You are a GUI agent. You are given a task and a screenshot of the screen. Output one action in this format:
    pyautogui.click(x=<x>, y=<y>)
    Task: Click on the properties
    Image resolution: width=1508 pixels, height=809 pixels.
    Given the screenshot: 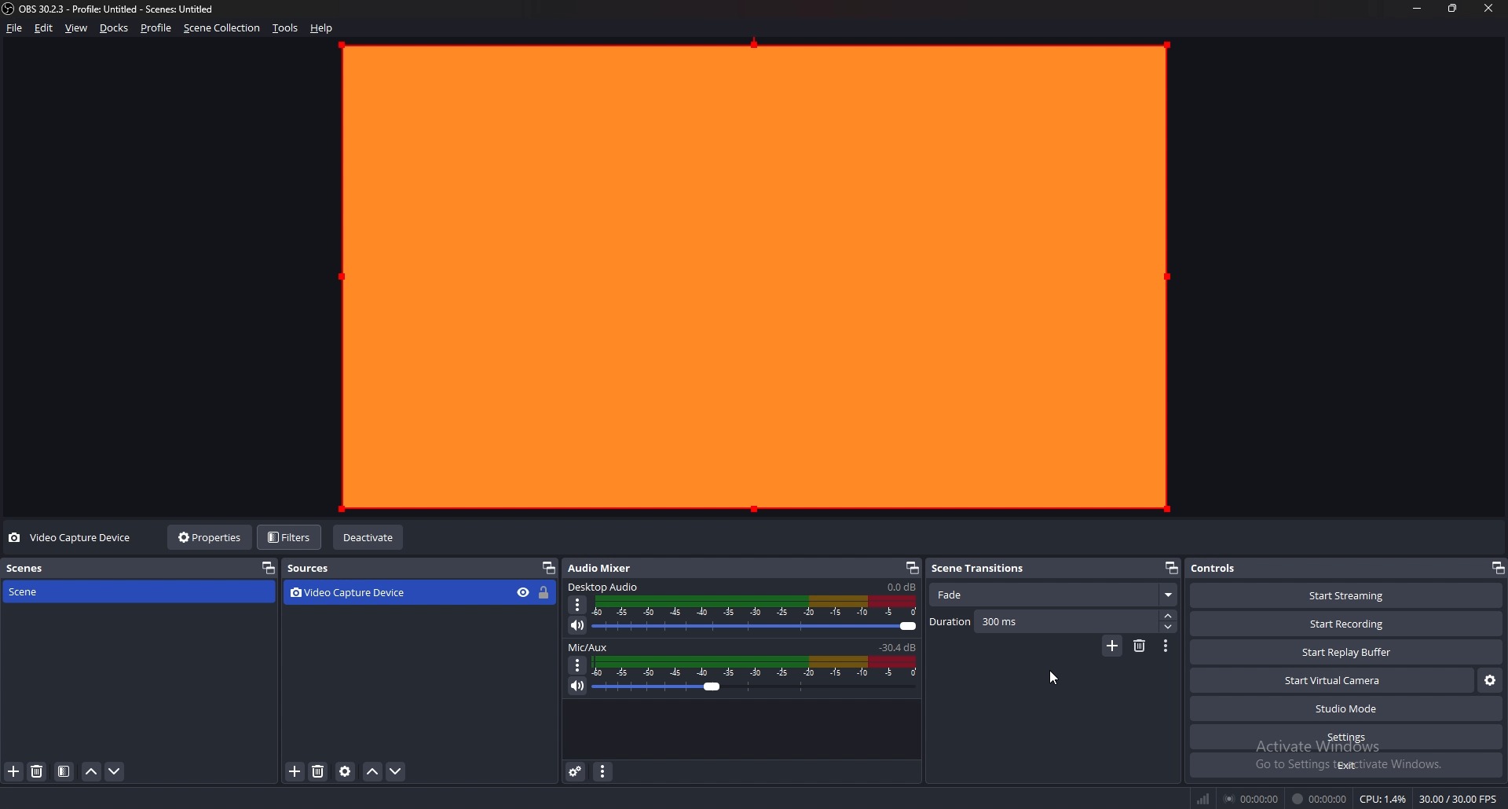 What is the action you would take?
    pyautogui.click(x=212, y=536)
    